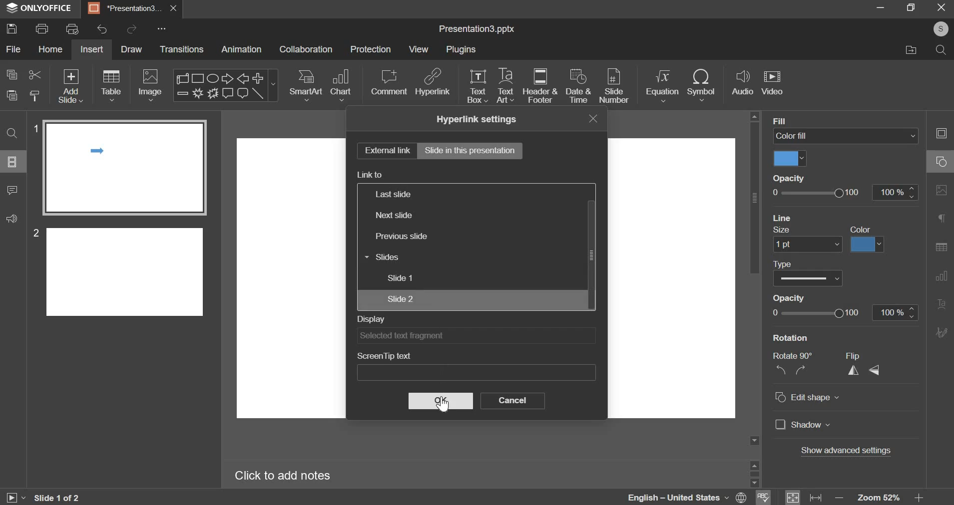 The height and width of the screenshot is (505, 954). Describe the element at coordinates (418, 278) in the screenshot. I see `Slide 1` at that location.